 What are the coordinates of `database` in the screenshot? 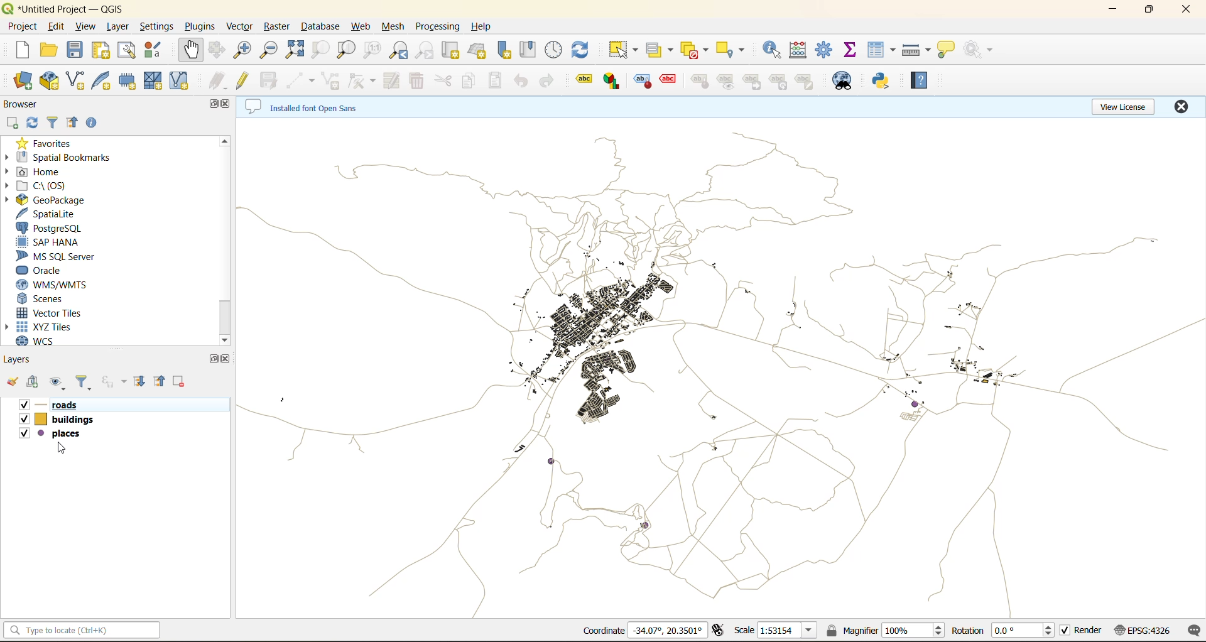 It's located at (321, 27).